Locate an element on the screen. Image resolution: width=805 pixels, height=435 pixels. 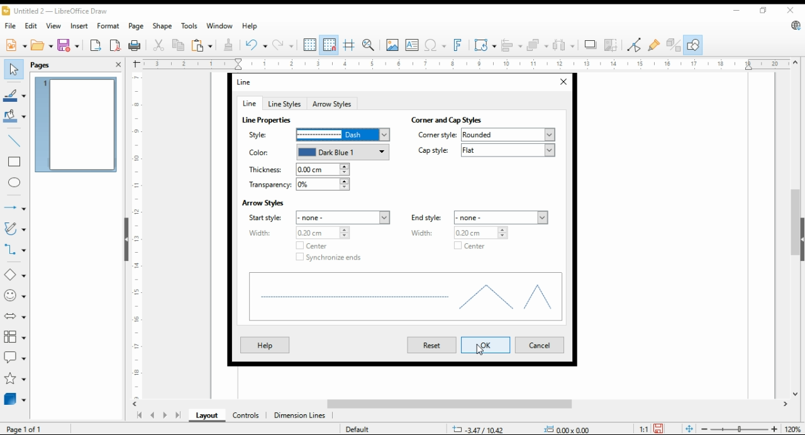
ellipse is located at coordinates (15, 183).